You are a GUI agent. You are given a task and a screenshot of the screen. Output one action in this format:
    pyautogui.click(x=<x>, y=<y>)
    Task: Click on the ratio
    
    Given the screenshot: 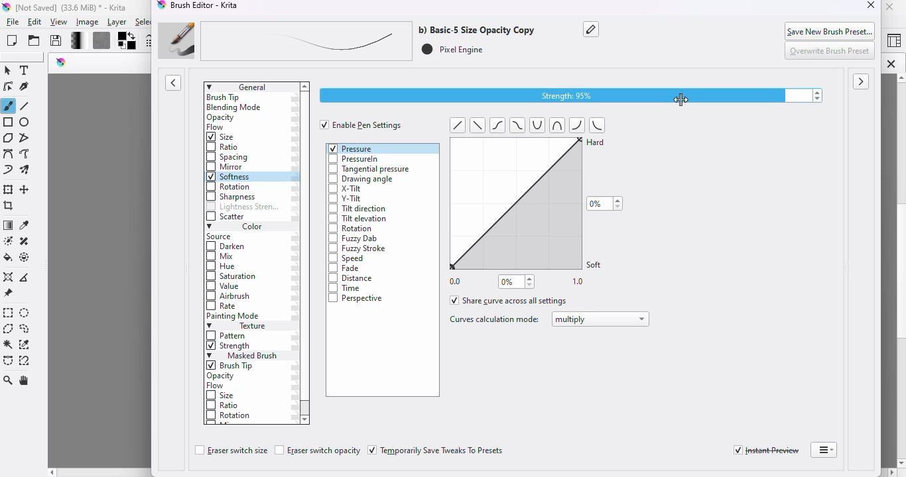 What is the action you would take?
    pyautogui.click(x=221, y=146)
    